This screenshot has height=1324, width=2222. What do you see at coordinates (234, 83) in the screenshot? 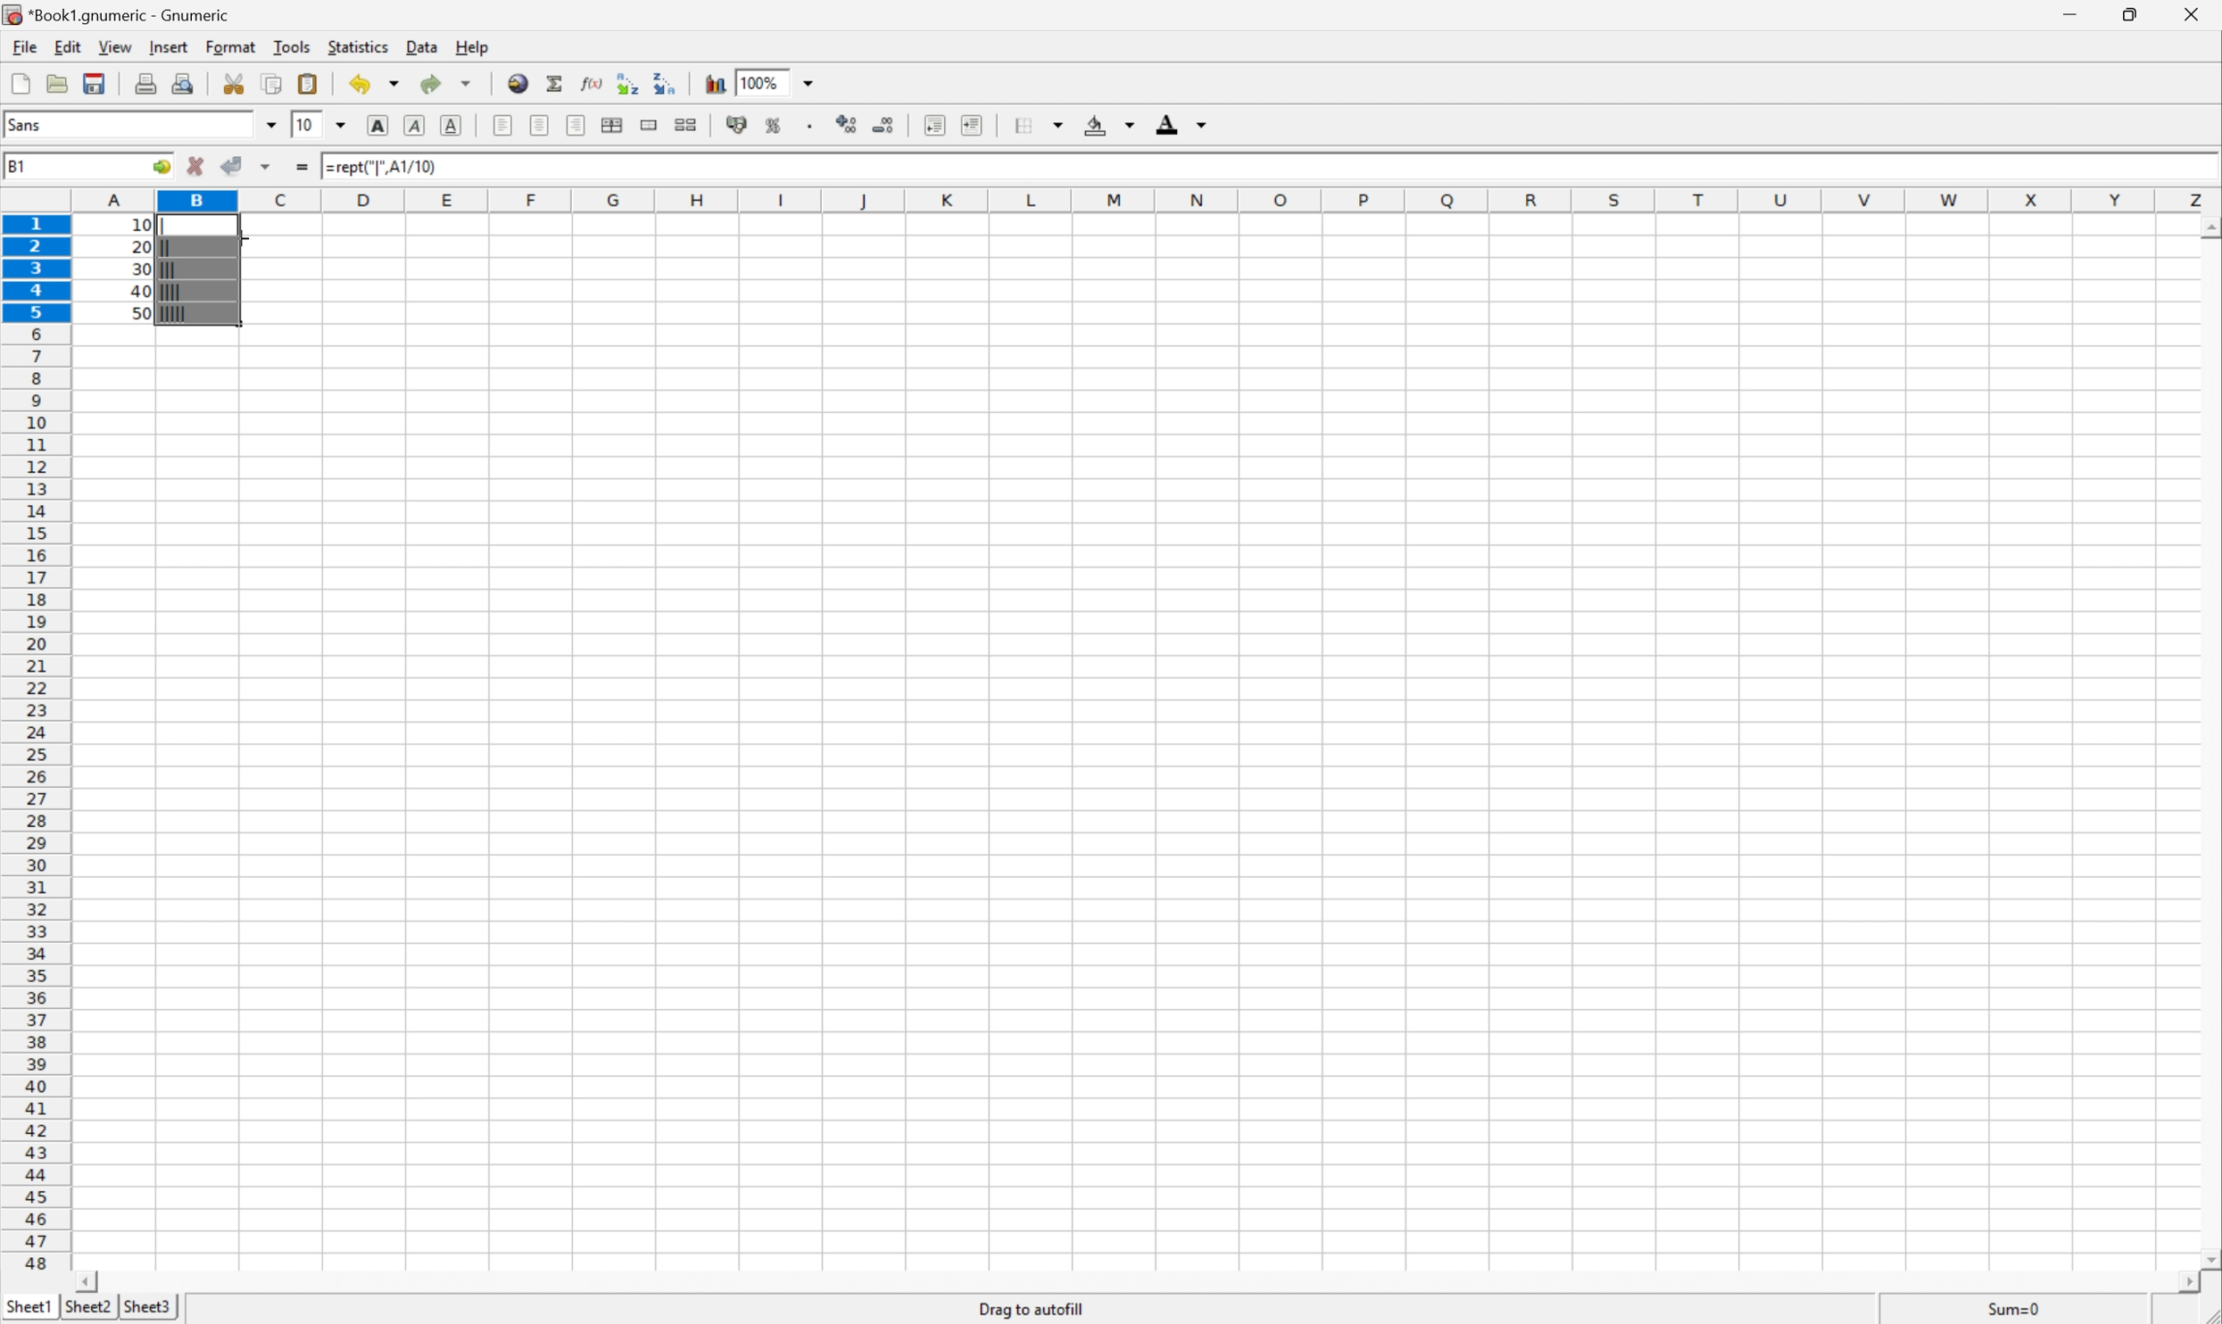
I see `Cut selection` at bounding box center [234, 83].